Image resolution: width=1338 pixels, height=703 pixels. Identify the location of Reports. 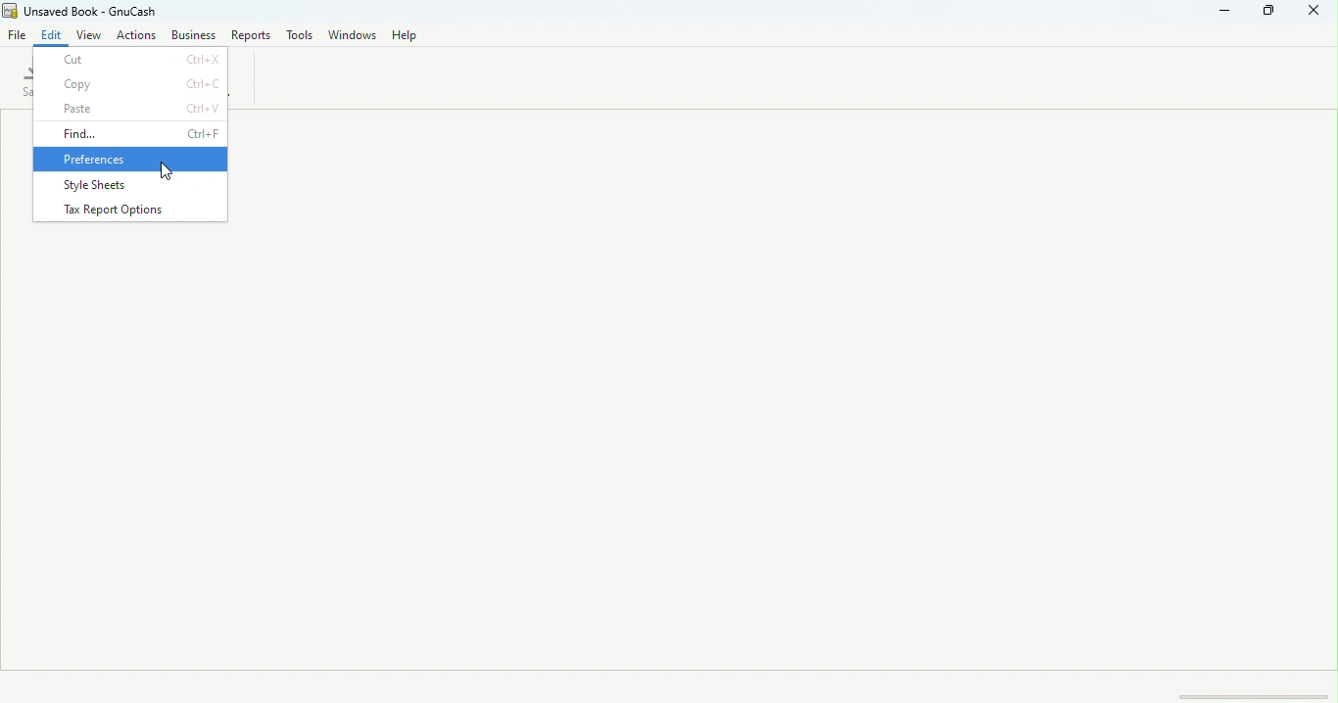
(251, 34).